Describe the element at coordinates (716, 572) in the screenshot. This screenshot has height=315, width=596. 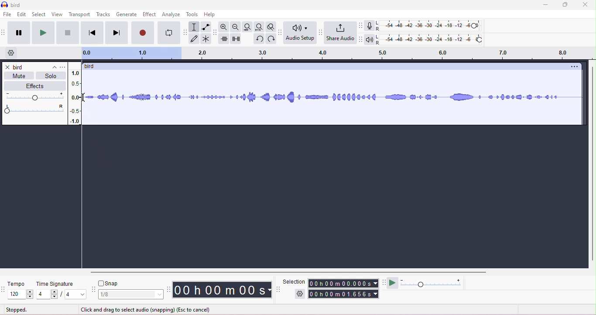
I see `selection time` at that location.